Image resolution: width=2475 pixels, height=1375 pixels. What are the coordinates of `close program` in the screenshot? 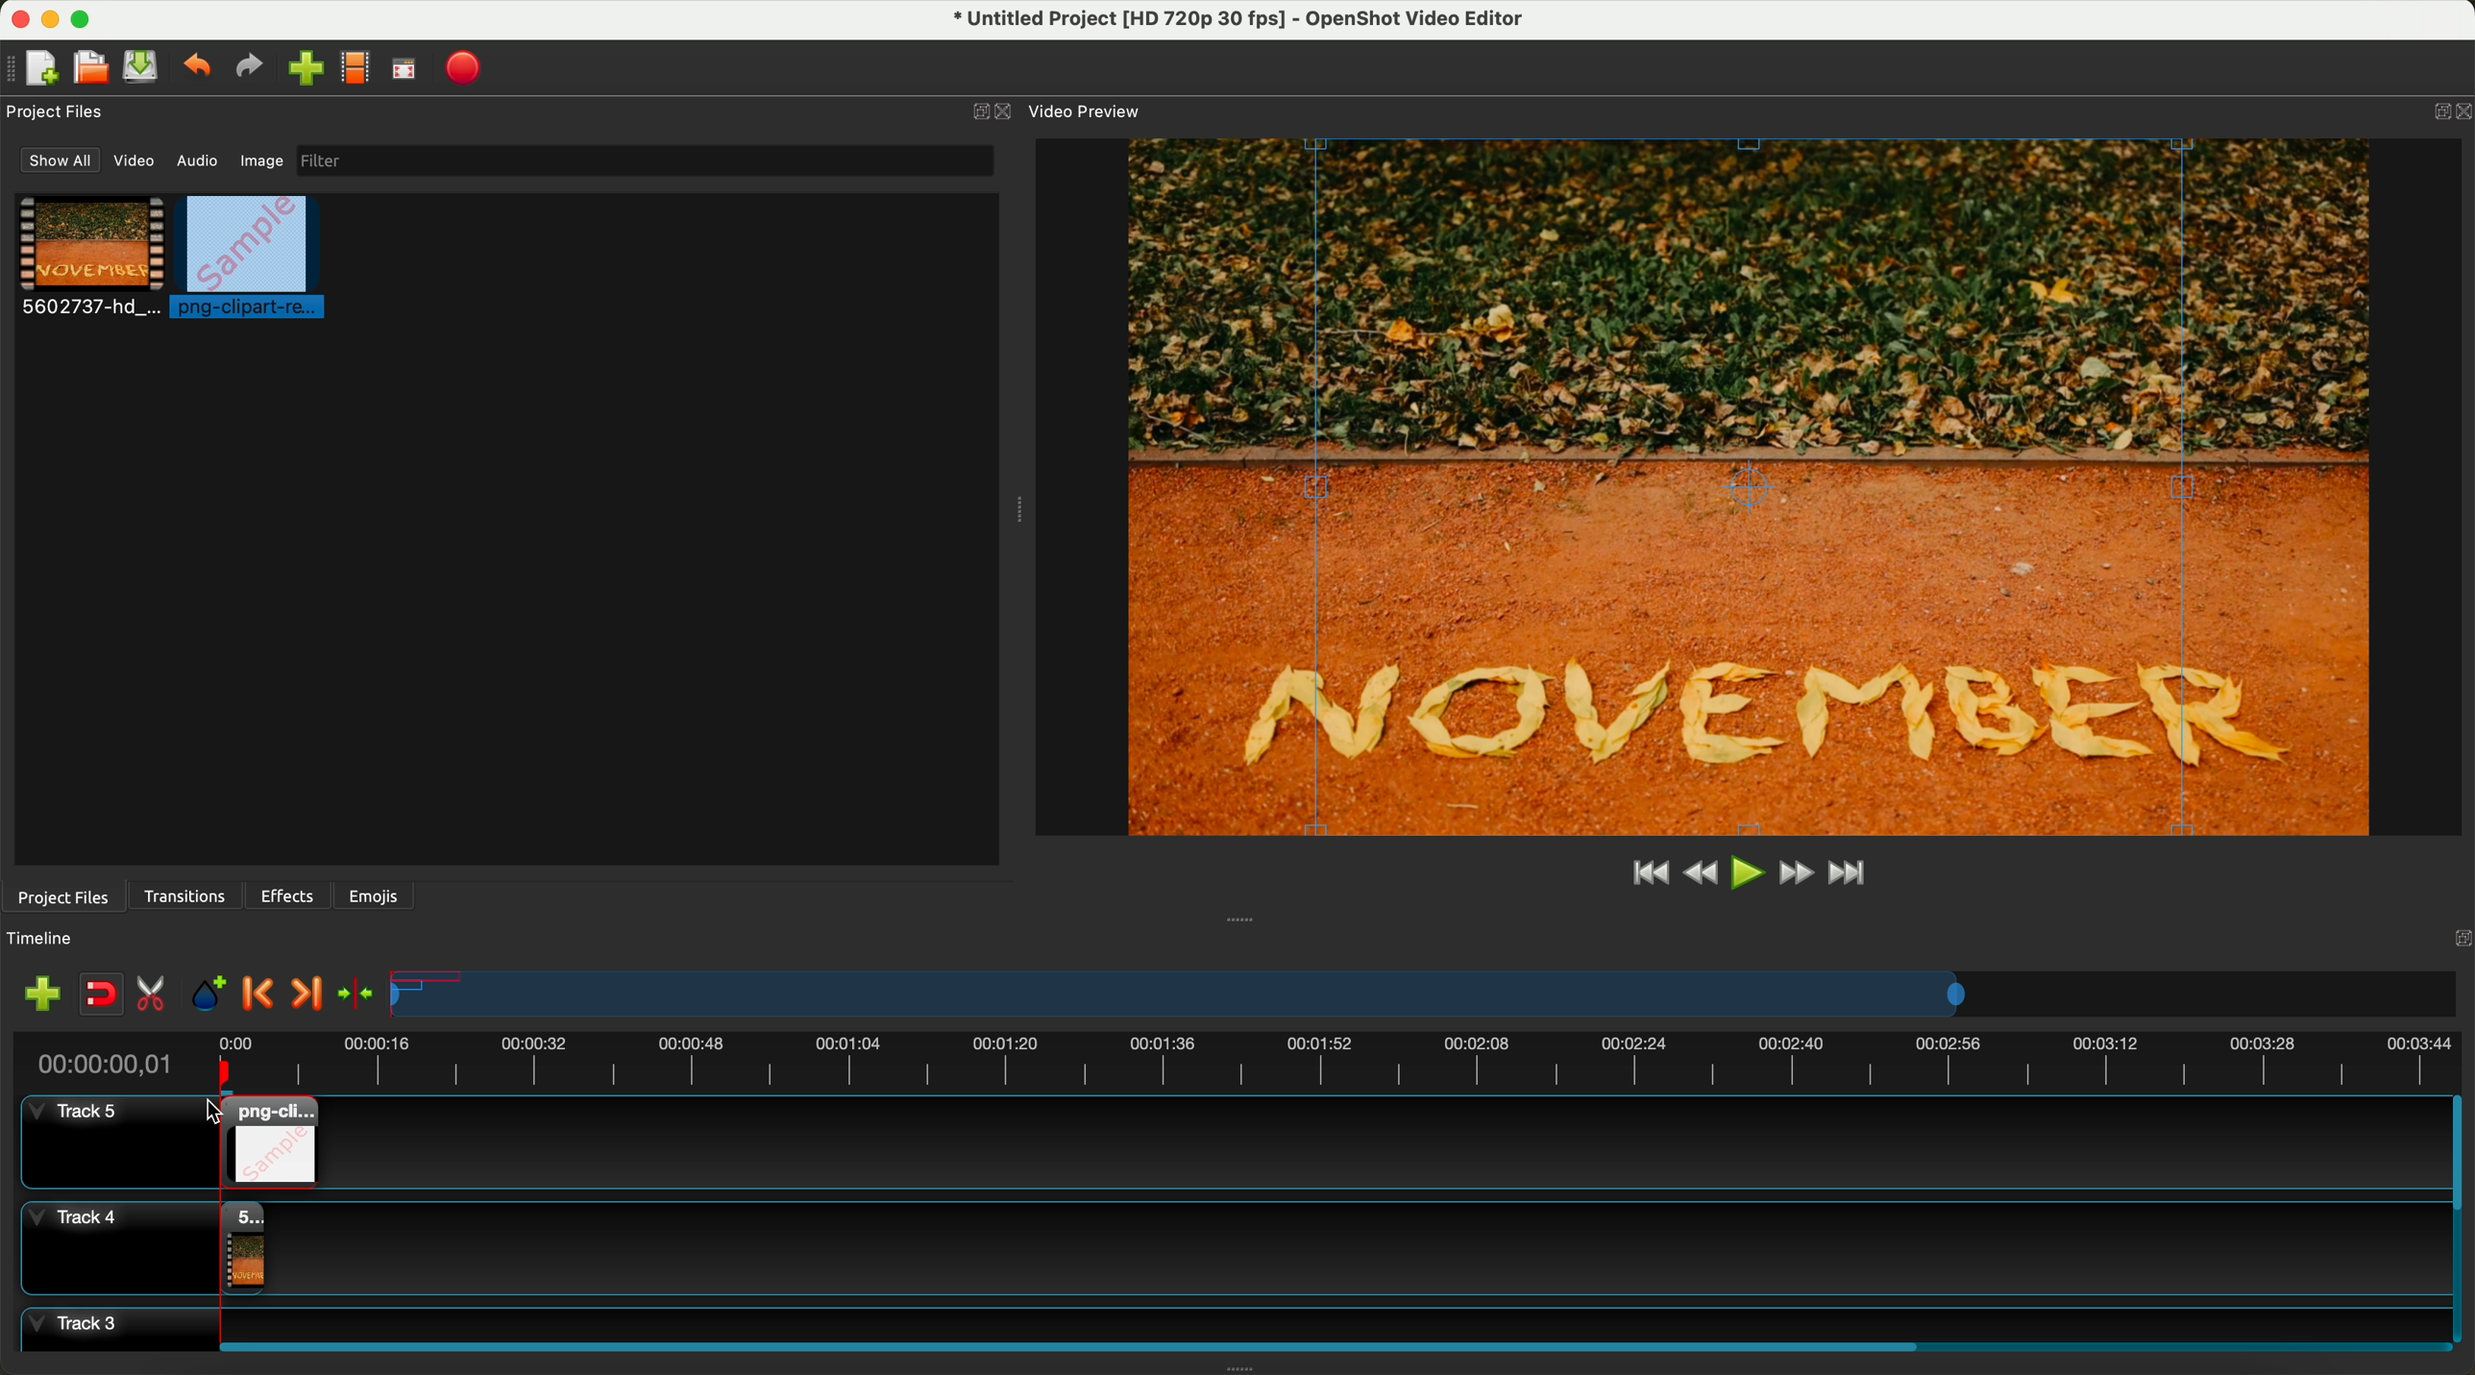 It's located at (15, 16).